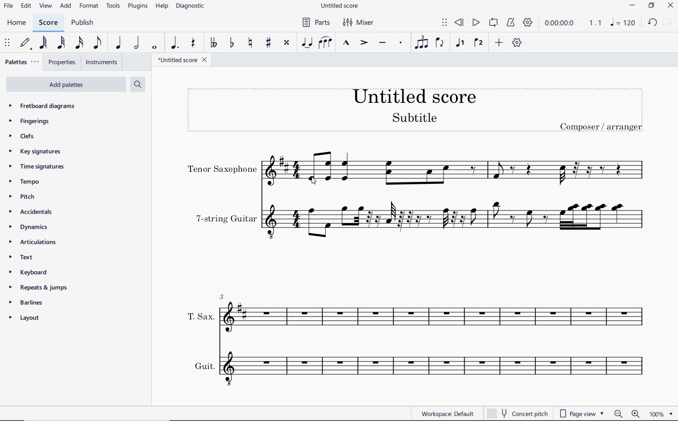 The width and height of the screenshot is (678, 421). What do you see at coordinates (136, 43) in the screenshot?
I see `HALF NOTE` at bounding box center [136, 43].